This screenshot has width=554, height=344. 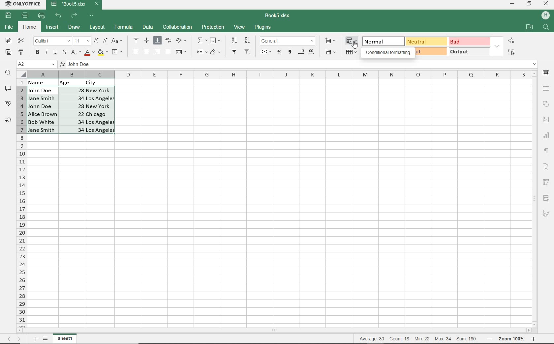 I want to click on FORMULA, so click(x=124, y=27).